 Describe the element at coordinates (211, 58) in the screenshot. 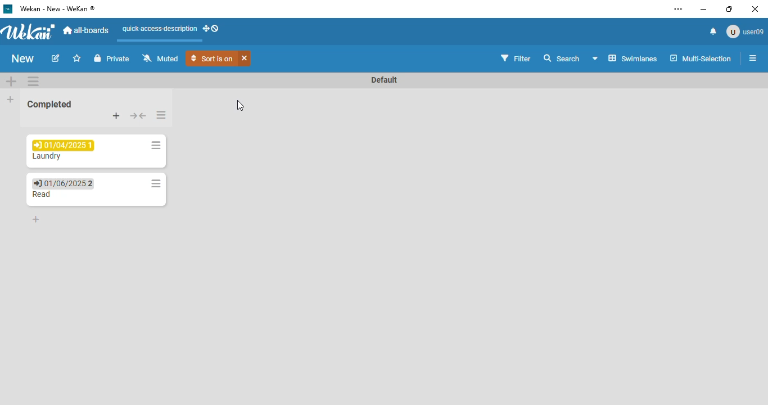

I see `sort is on` at that location.